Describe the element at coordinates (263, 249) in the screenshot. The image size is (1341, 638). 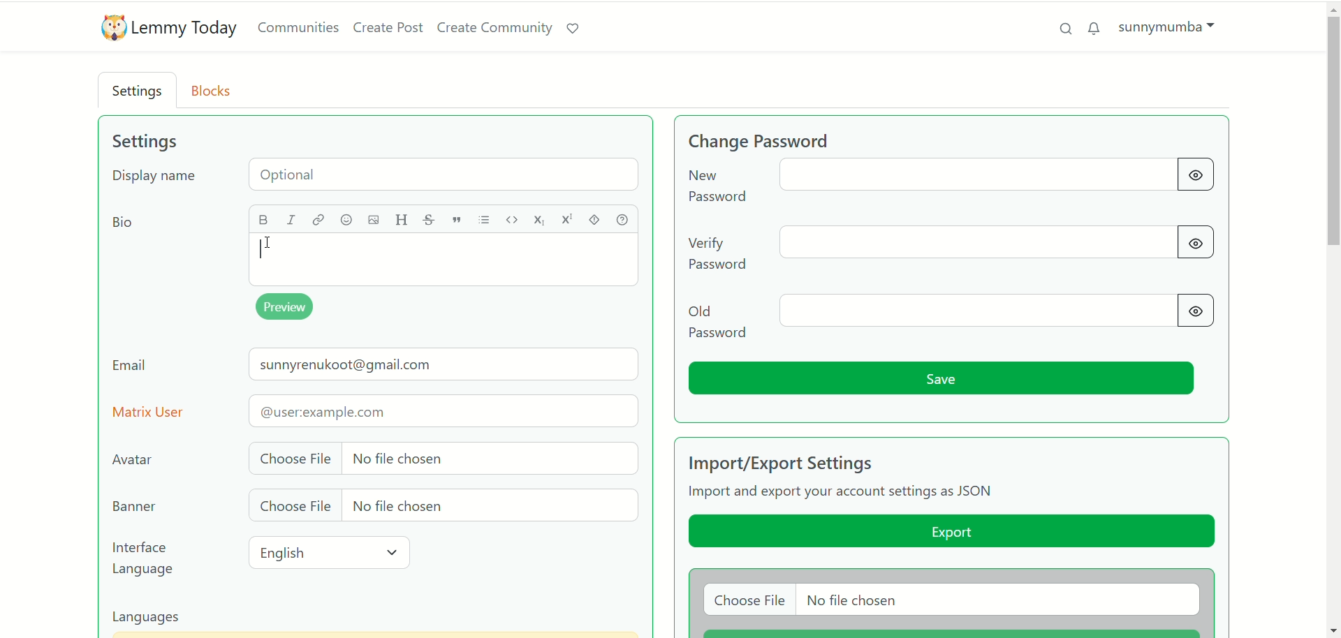
I see `Typing beam` at that location.